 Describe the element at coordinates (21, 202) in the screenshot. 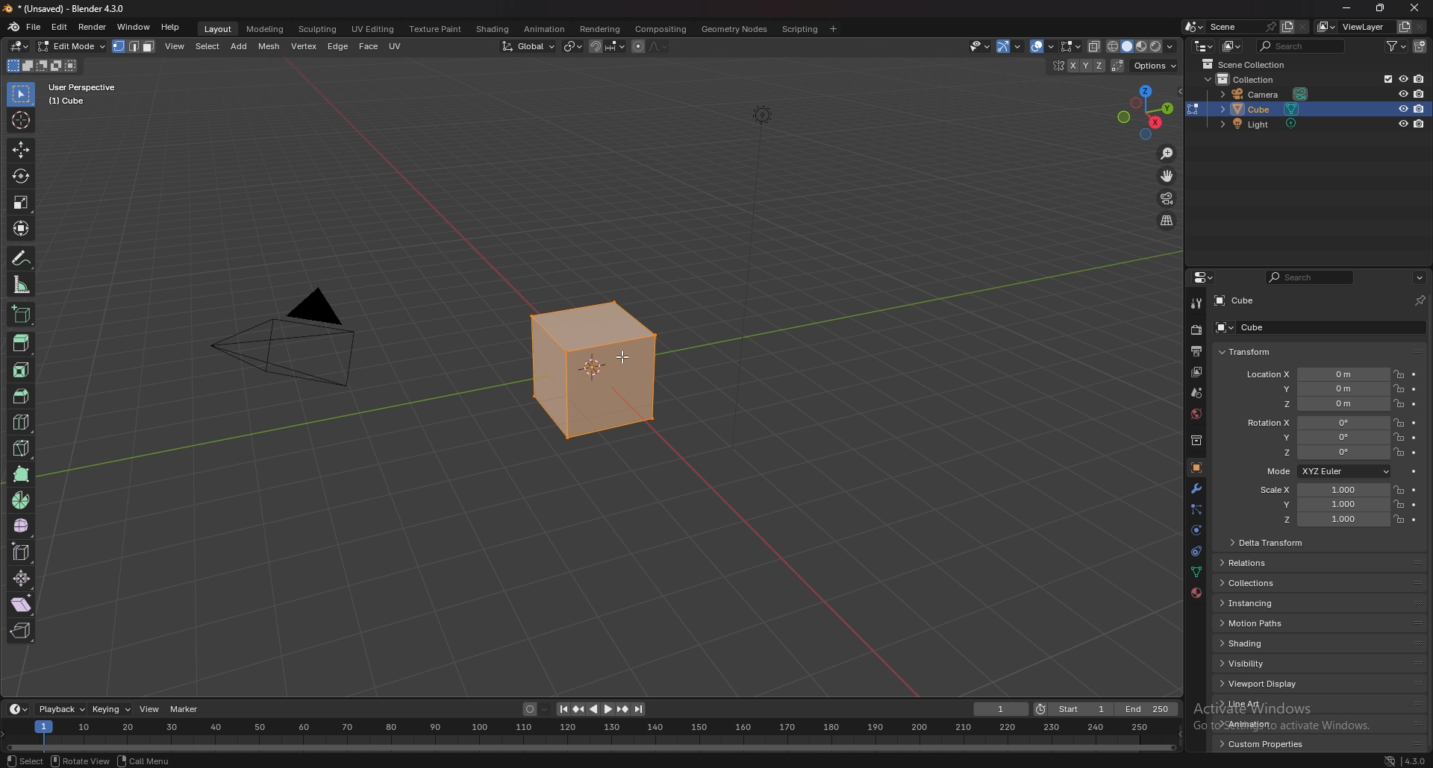

I see `scale` at that location.